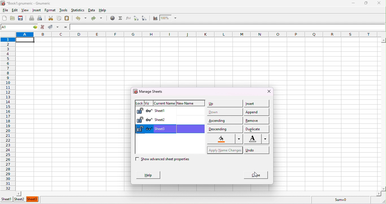  What do you see at coordinates (257, 174) in the screenshot?
I see `cursor` at bounding box center [257, 174].